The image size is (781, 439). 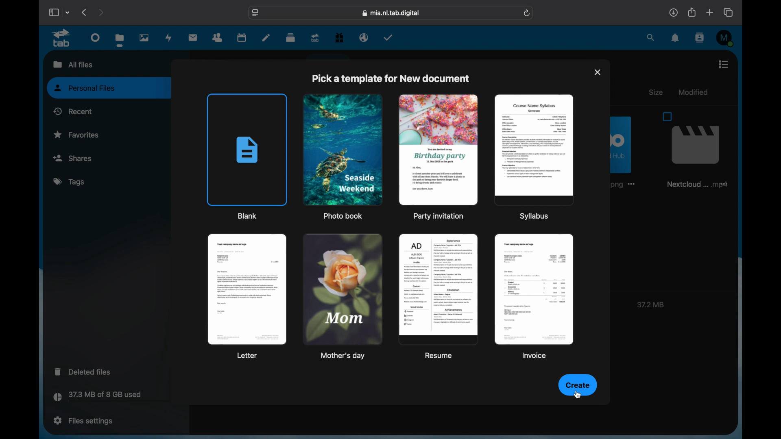 What do you see at coordinates (439, 296) in the screenshot?
I see `resume` at bounding box center [439, 296].